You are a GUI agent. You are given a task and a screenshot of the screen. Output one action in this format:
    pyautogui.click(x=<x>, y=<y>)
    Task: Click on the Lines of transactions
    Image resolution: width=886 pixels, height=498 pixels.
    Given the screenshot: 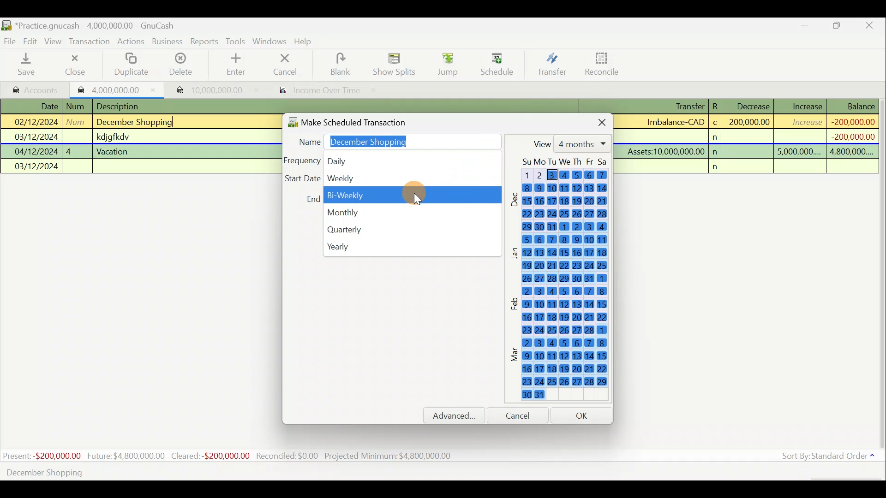 What is the action you would take?
    pyautogui.click(x=114, y=138)
    